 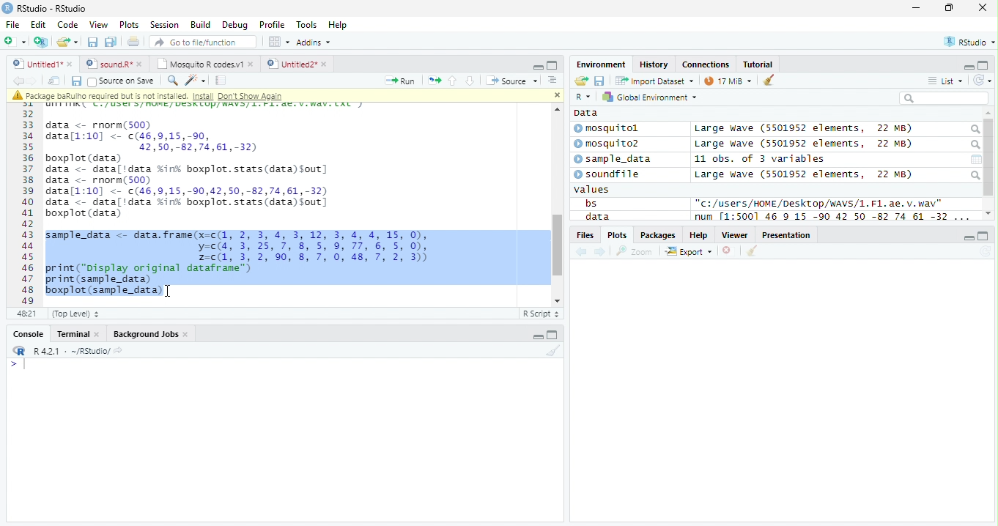 I want to click on open an existing file, so click(x=67, y=42).